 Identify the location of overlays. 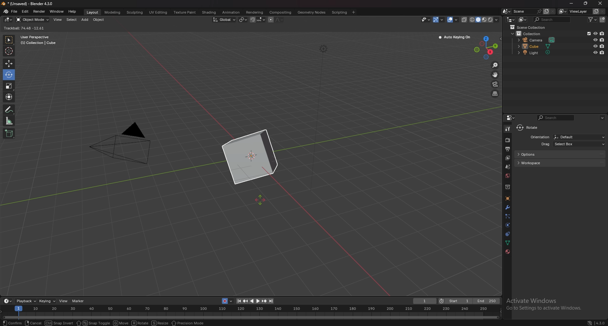
(453, 20).